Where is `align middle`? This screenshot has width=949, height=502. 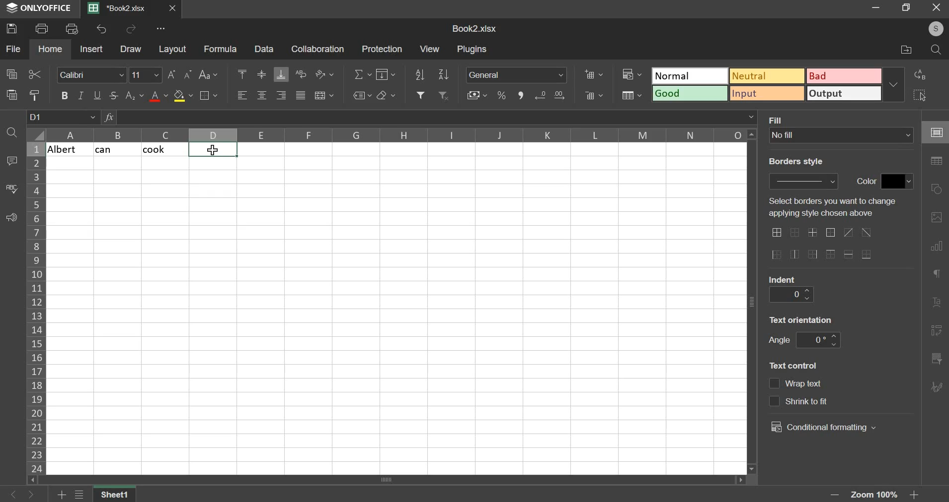
align middle is located at coordinates (263, 74).